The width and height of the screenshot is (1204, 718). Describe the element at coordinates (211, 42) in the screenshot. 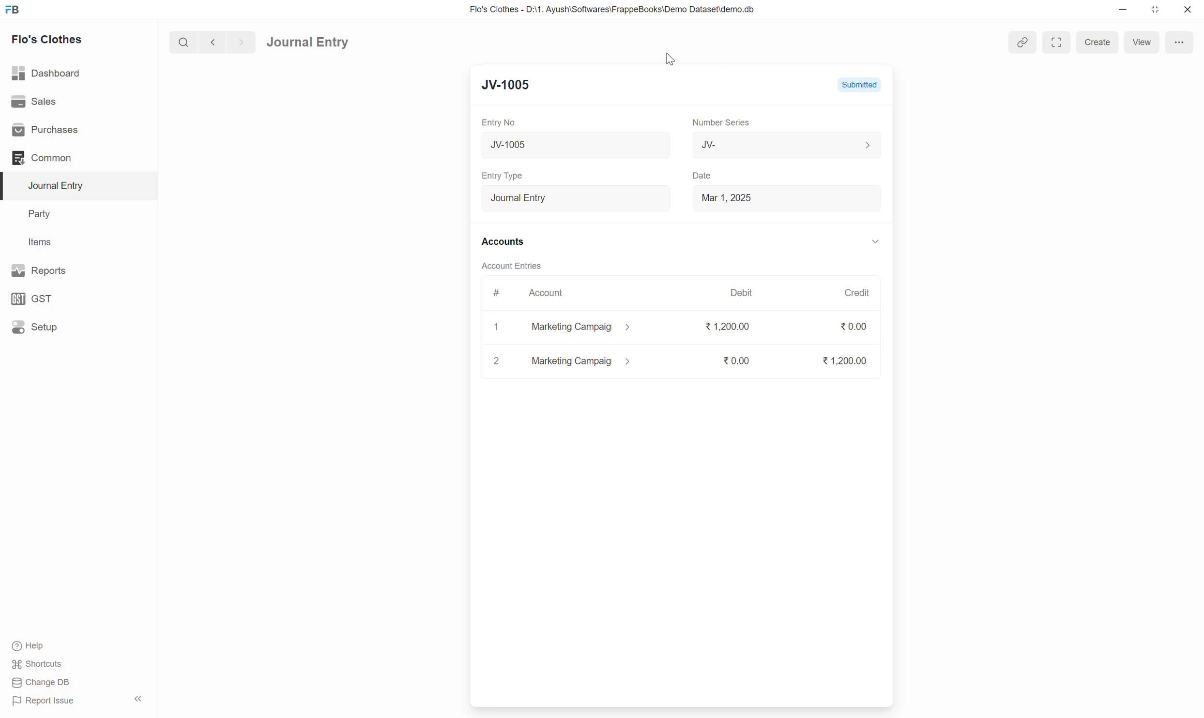

I see `back` at that location.